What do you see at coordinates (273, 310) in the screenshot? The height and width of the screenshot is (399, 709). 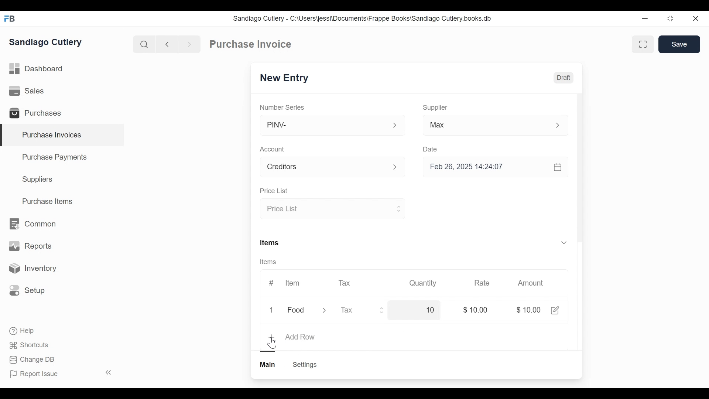 I see `close` at bounding box center [273, 310].